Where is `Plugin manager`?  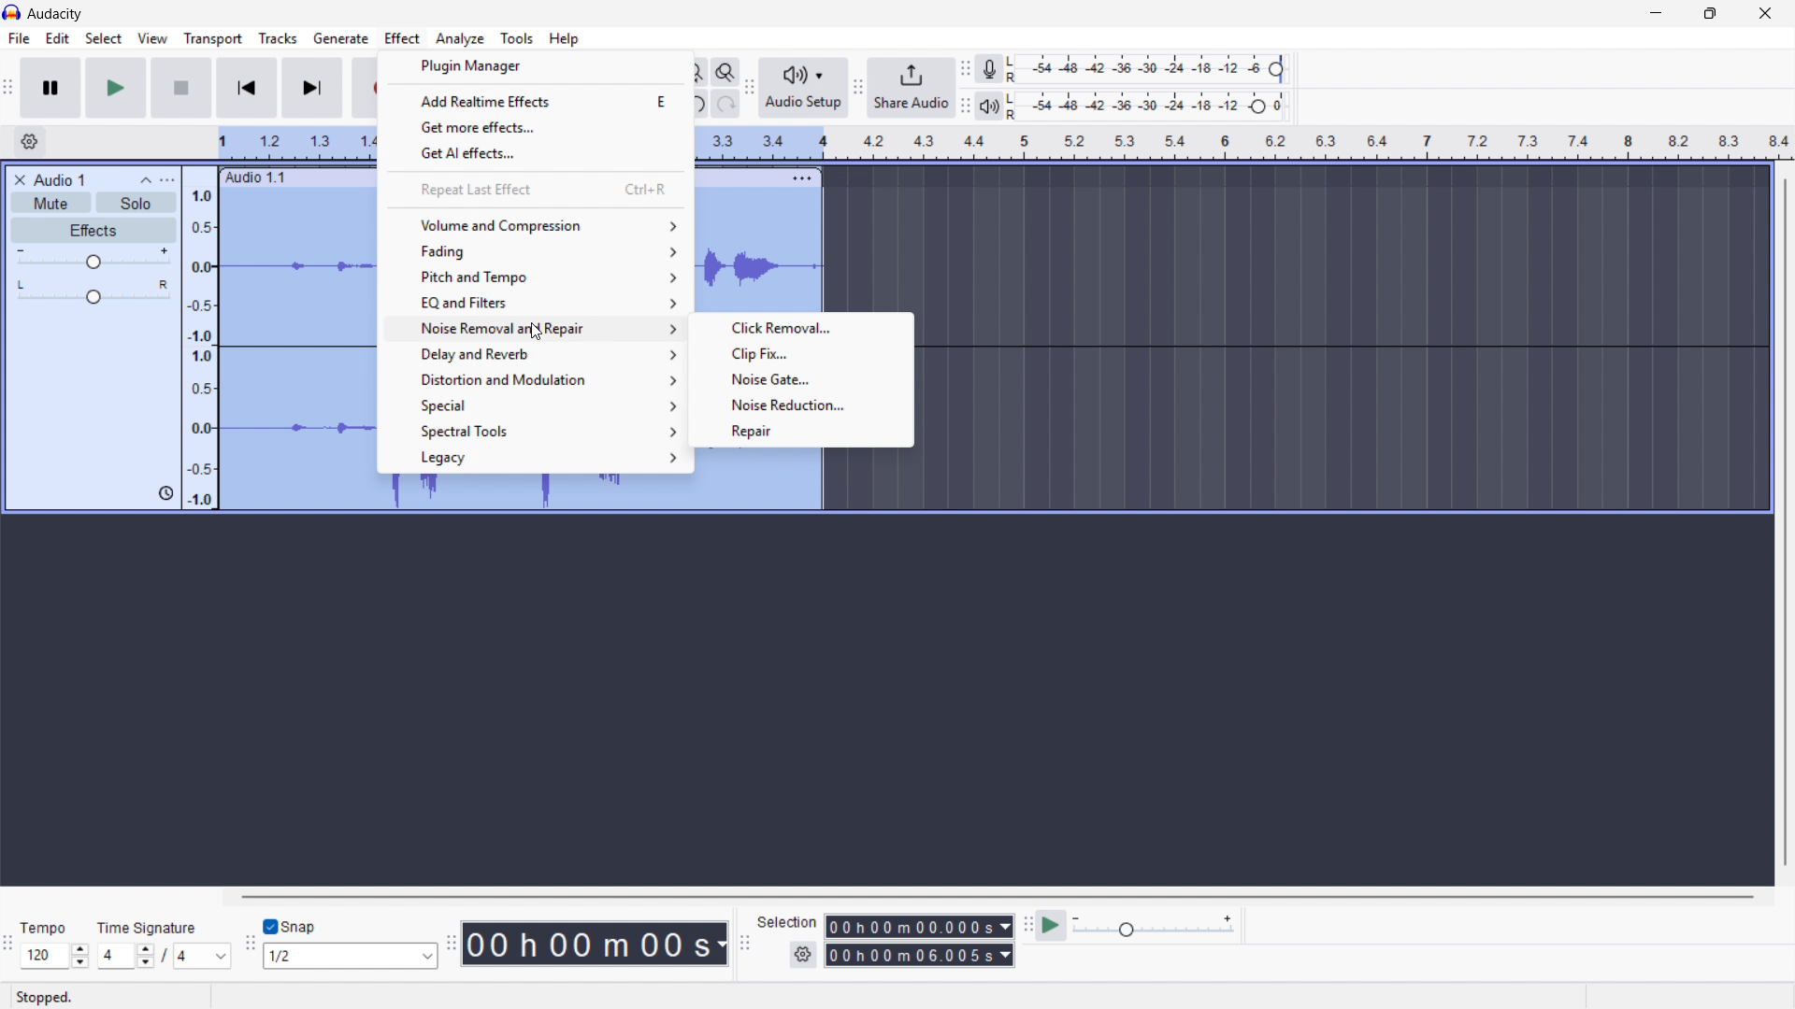
Plugin manager is located at coordinates (535, 66).